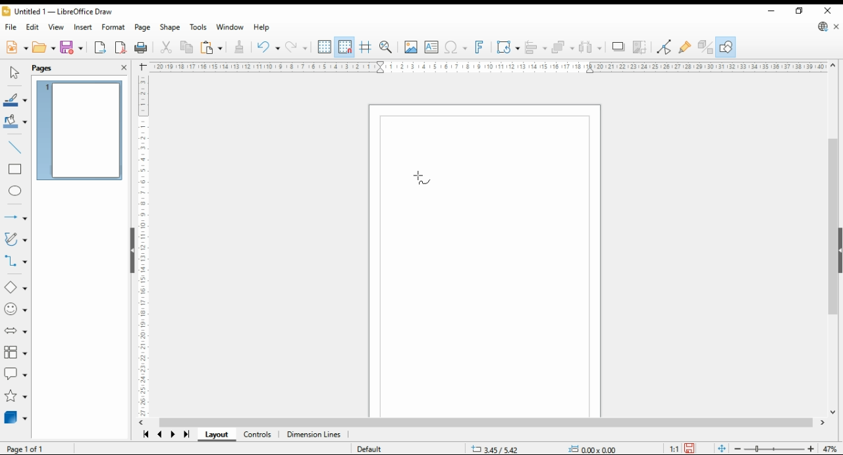 This screenshot has height=455, width=843. Describe the element at coordinates (14, 260) in the screenshot. I see `connectors` at that location.